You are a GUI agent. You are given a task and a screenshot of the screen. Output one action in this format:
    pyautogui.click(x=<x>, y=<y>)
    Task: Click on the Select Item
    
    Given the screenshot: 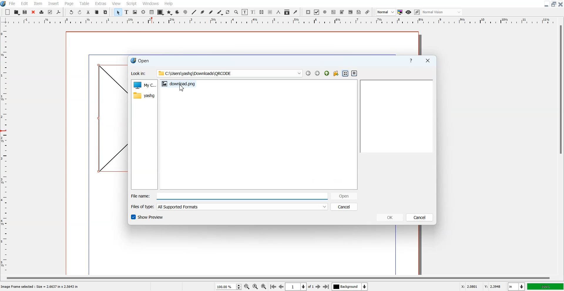 What is the action you would take?
    pyautogui.click(x=118, y=12)
    